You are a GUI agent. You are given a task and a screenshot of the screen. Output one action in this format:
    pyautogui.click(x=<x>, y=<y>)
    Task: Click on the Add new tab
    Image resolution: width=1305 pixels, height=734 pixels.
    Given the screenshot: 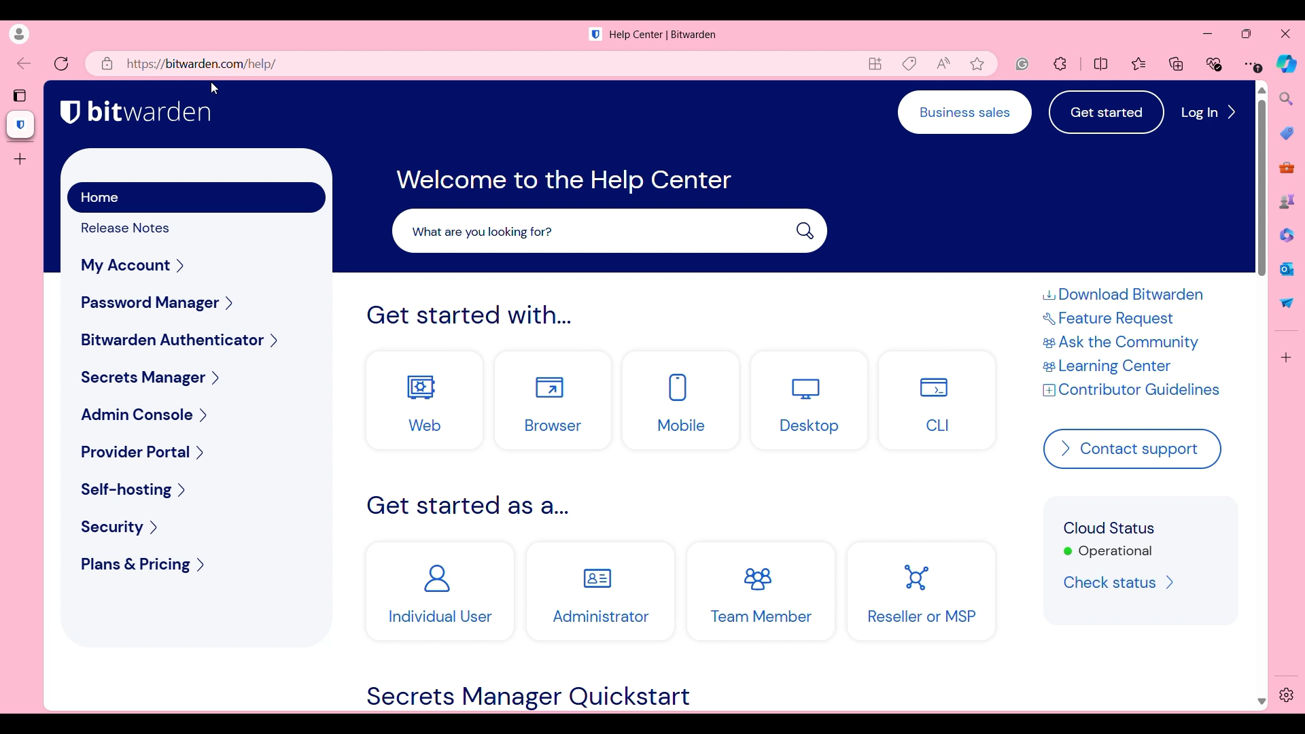 What is the action you would take?
    pyautogui.click(x=19, y=160)
    